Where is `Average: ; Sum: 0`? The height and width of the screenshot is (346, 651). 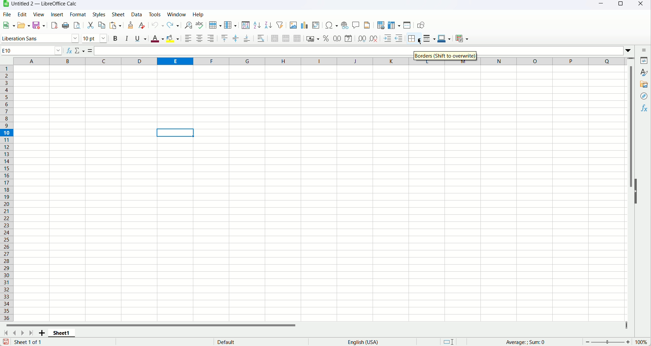
Average: ; Sum: 0 is located at coordinates (524, 342).